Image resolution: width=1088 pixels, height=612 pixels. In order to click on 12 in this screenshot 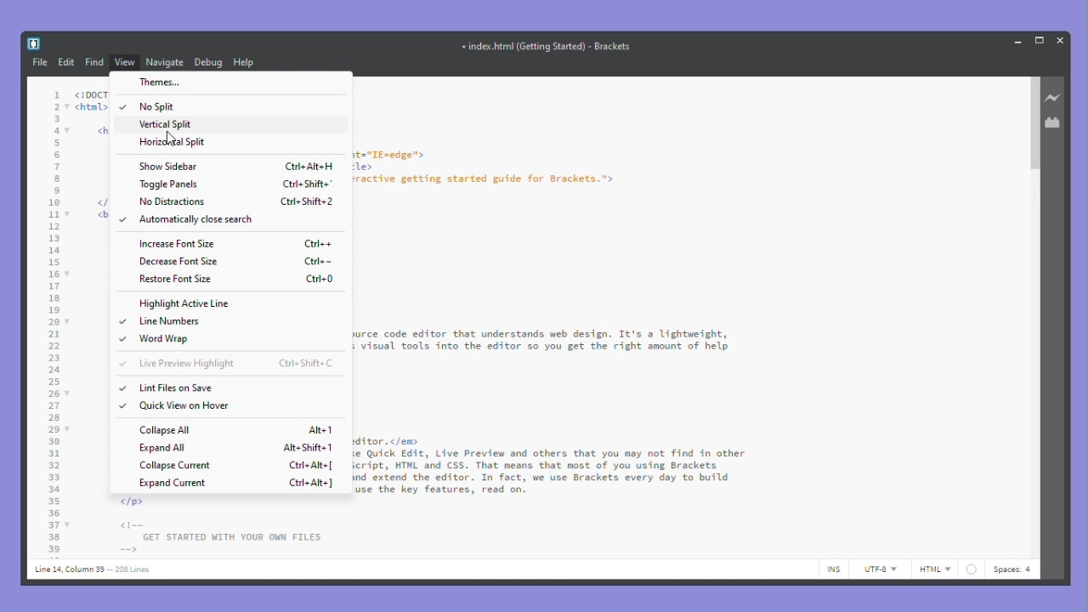, I will do `click(54, 226)`.